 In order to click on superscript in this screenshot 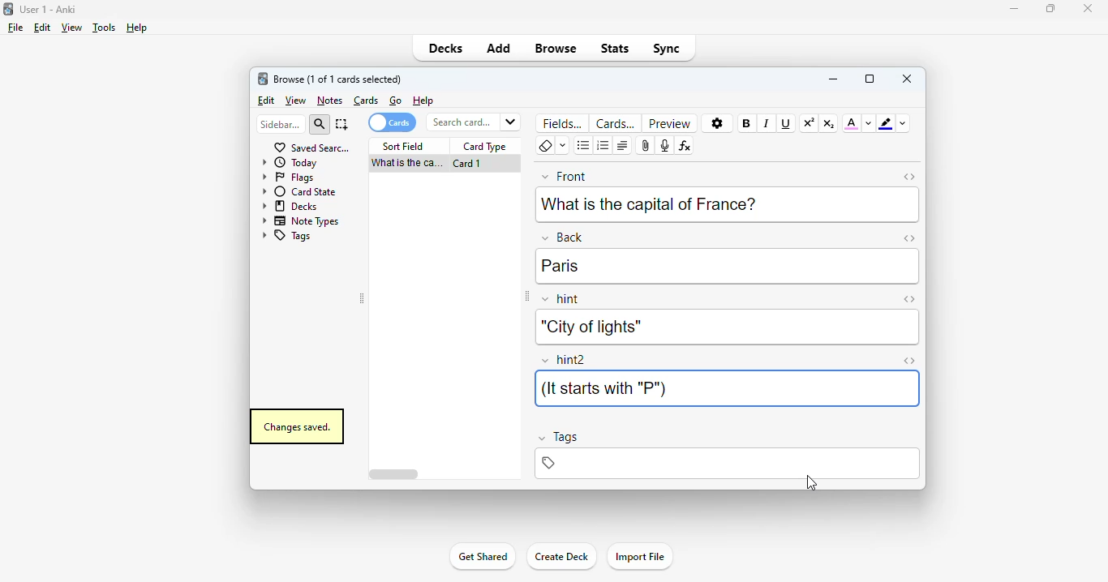, I will do `click(809, 123)`.